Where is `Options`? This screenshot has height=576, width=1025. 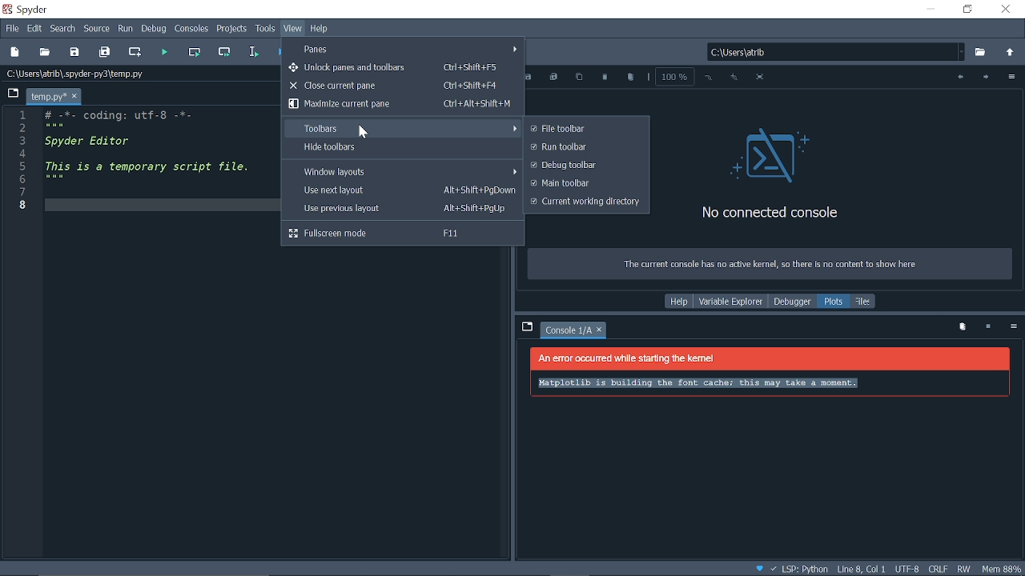
Options is located at coordinates (1011, 78).